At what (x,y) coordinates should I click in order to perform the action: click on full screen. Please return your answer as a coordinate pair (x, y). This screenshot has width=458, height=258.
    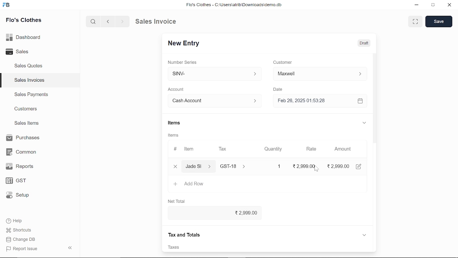
    Looking at the image, I should click on (415, 21).